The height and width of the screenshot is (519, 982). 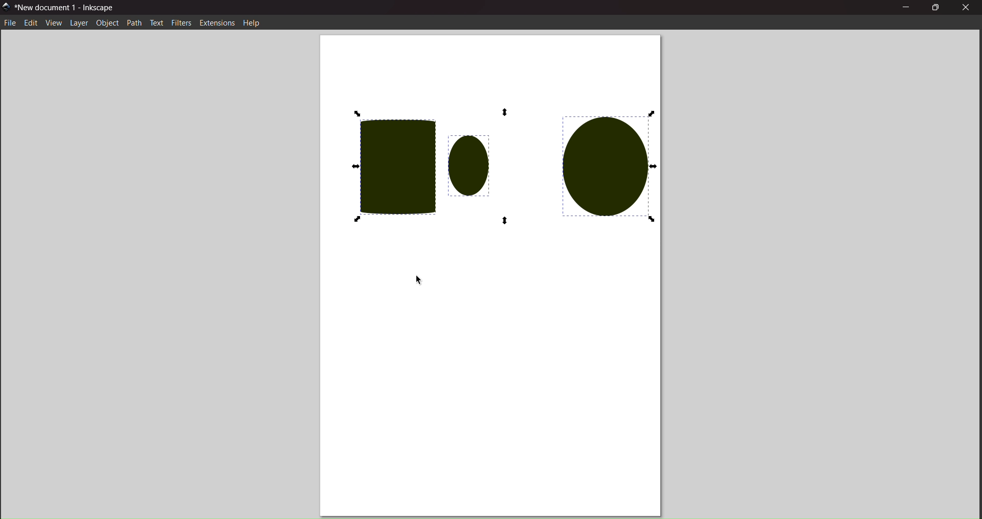 I want to click on maximize, so click(x=934, y=8).